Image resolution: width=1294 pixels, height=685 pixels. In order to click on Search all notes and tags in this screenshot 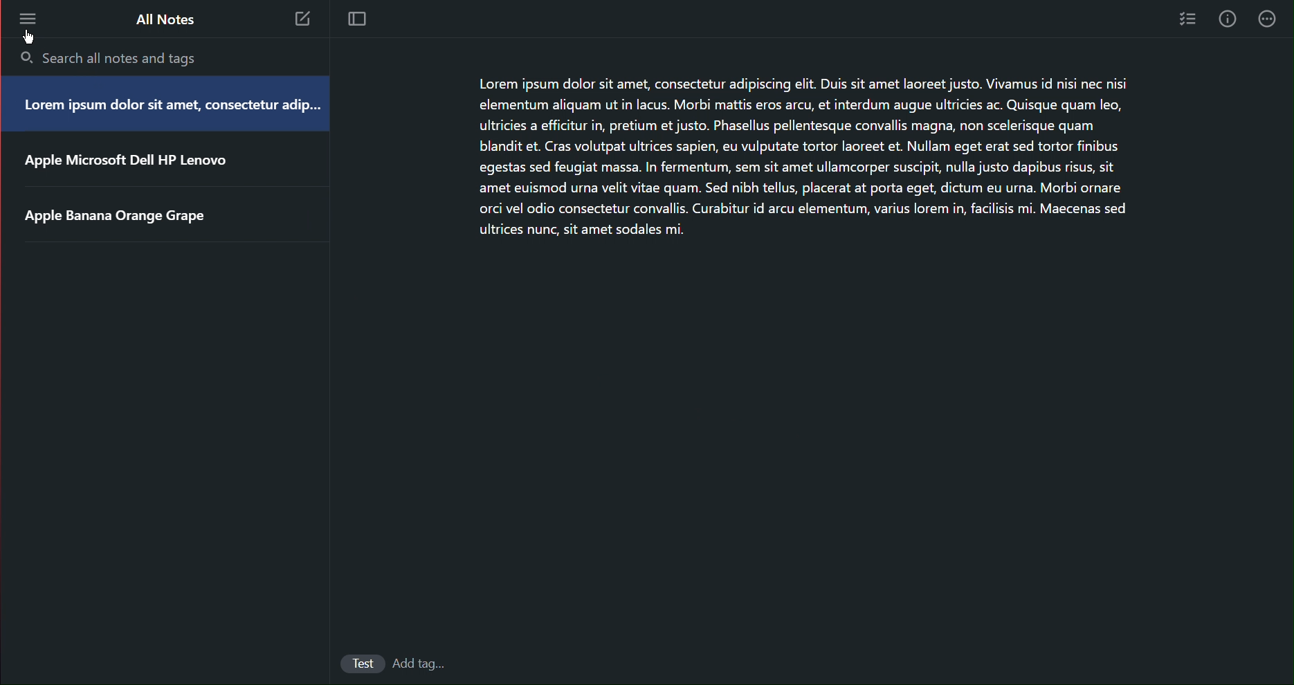, I will do `click(131, 55)`.